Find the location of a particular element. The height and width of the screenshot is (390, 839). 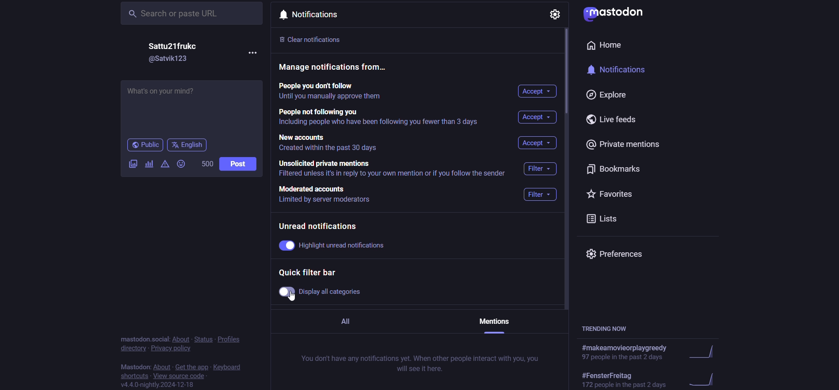

about is located at coordinates (164, 367).